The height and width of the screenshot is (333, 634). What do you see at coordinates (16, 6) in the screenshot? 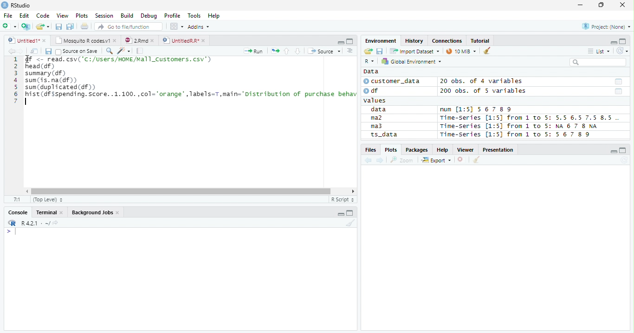
I see `RStudio` at bounding box center [16, 6].